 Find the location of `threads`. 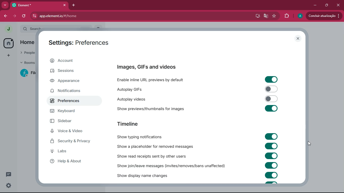

threads is located at coordinates (9, 174).